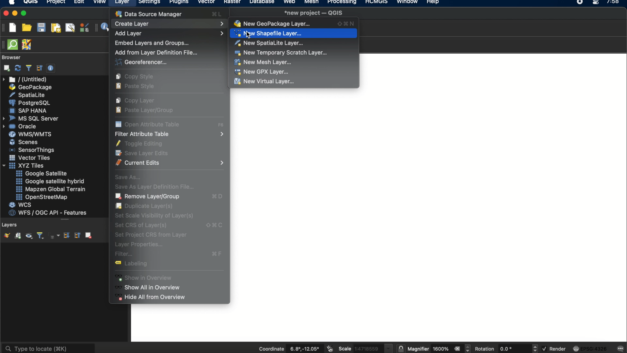  What do you see at coordinates (26, 28) in the screenshot?
I see `open project` at bounding box center [26, 28].